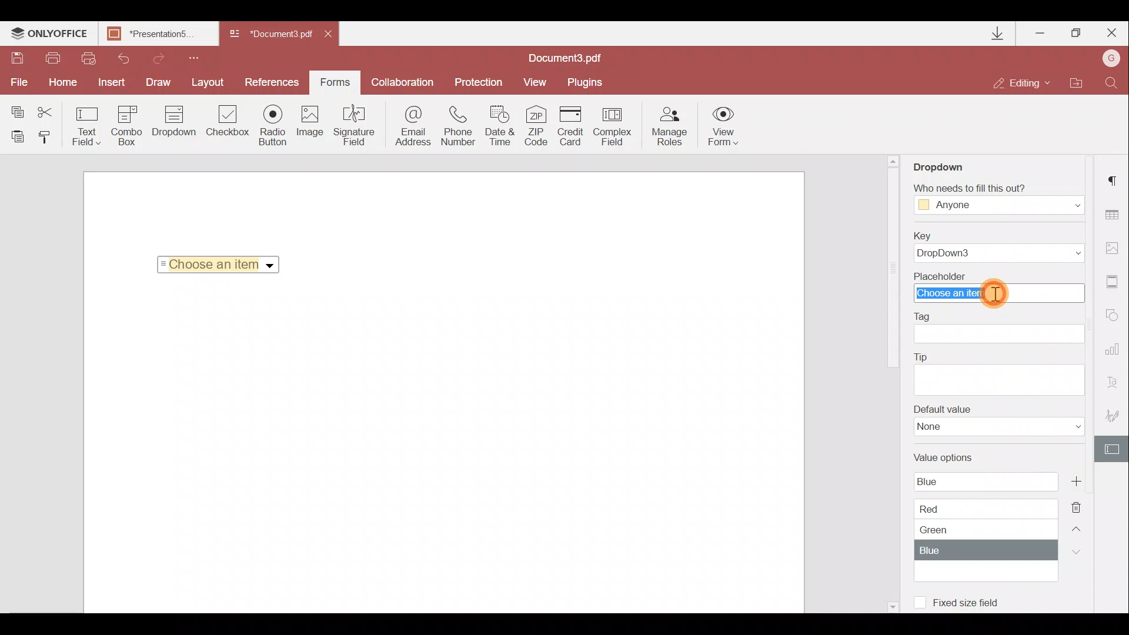  Describe the element at coordinates (1111, 412) in the screenshot. I see `Signature settings` at that location.